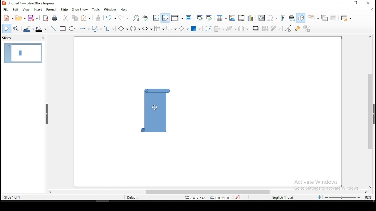 This screenshot has height=211, width=376. Describe the element at coordinates (165, 18) in the screenshot. I see `snap to grid` at that location.